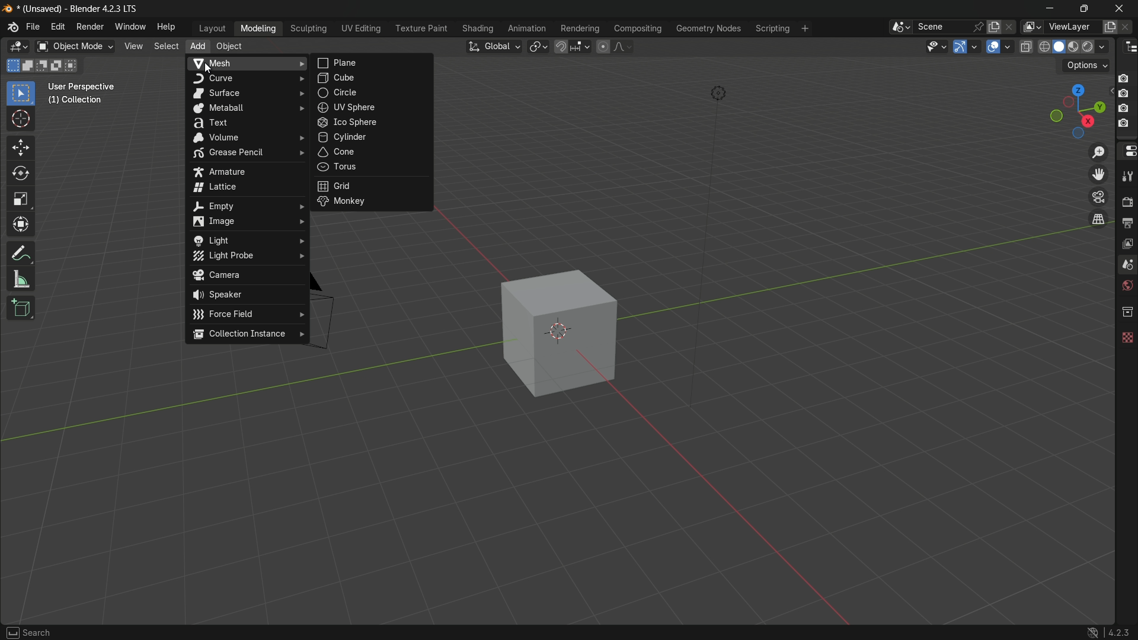 The image size is (1138, 640). What do you see at coordinates (1032, 28) in the screenshot?
I see `browse views` at bounding box center [1032, 28].